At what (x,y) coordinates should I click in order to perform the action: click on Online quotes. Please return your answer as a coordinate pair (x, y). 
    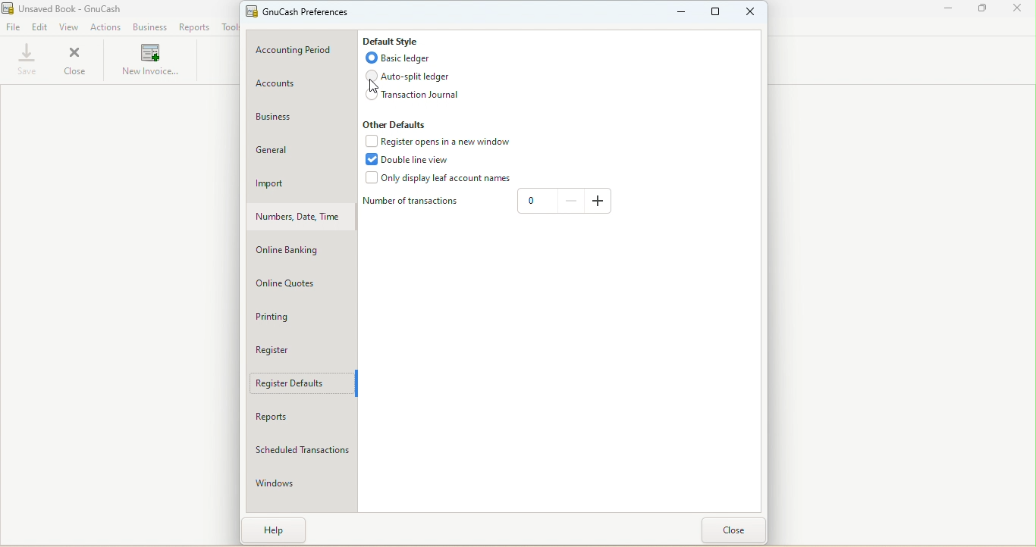
    Looking at the image, I should click on (300, 284).